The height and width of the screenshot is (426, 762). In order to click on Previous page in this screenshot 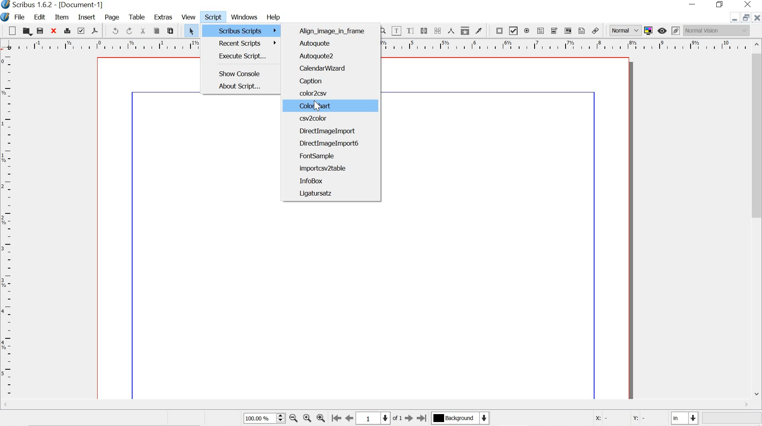, I will do `click(349, 417)`.